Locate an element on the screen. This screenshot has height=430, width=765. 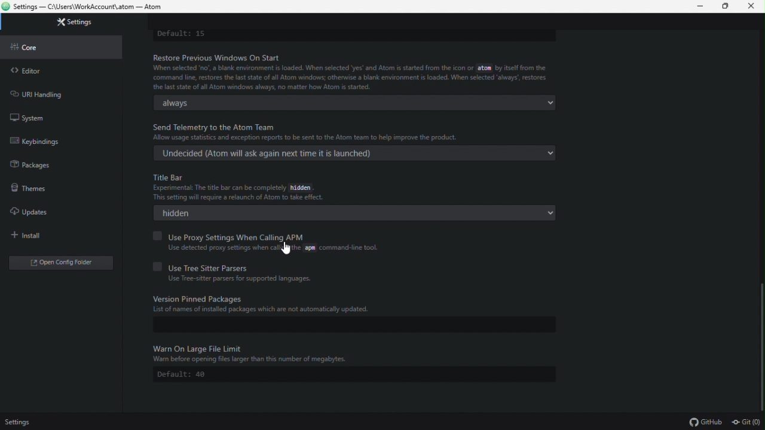
Title Bar
Experimentat The tte bar can be completely hidden
This setting will require a relaunch of Atom to take effect. is located at coordinates (258, 184).